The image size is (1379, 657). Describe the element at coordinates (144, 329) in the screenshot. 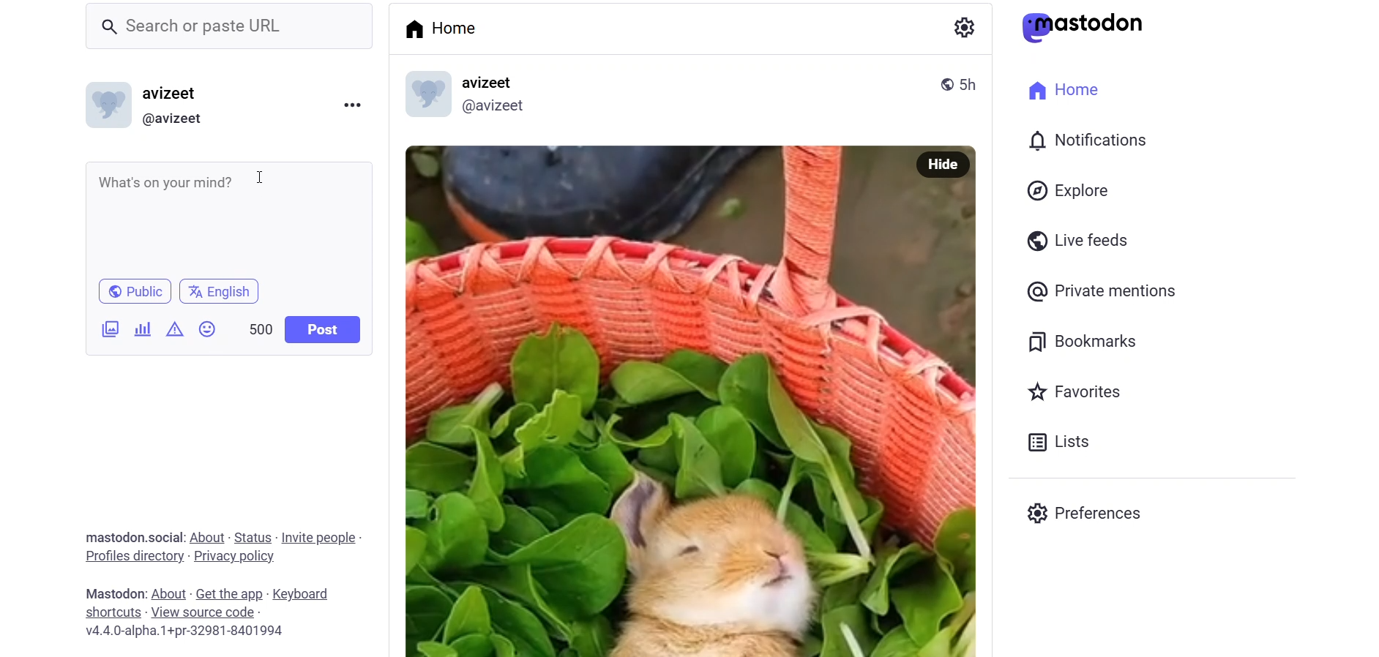

I see `poll` at that location.